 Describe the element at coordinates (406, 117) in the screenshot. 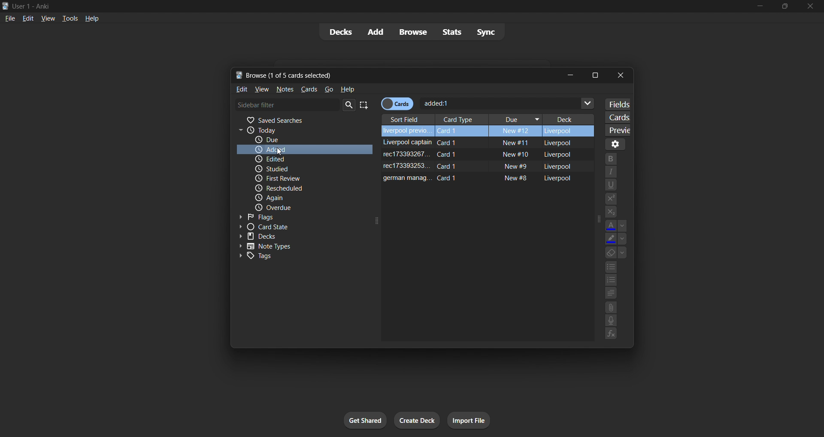

I see `sort field column` at that location.